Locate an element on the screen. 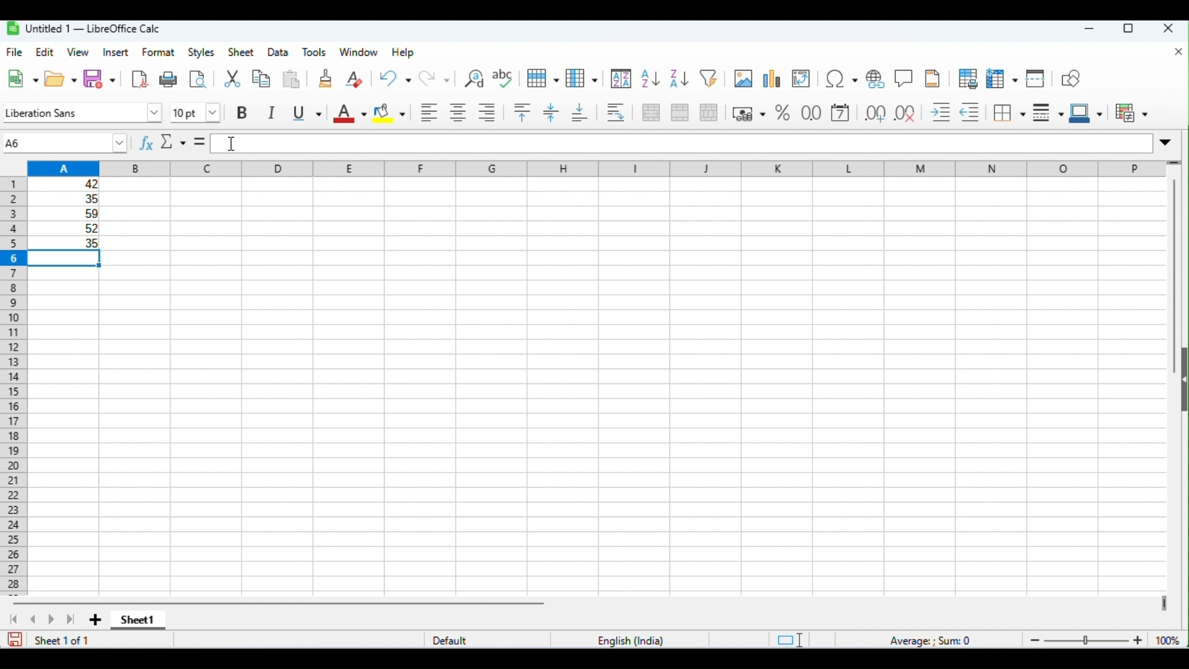  save is located at coordinates (100, 79).